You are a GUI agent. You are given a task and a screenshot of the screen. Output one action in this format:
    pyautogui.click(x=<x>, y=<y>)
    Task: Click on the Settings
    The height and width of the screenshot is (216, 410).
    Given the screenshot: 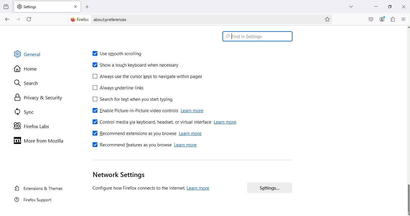 What is the action you would take?
    pyautogui.click(x=269, y=188)
    